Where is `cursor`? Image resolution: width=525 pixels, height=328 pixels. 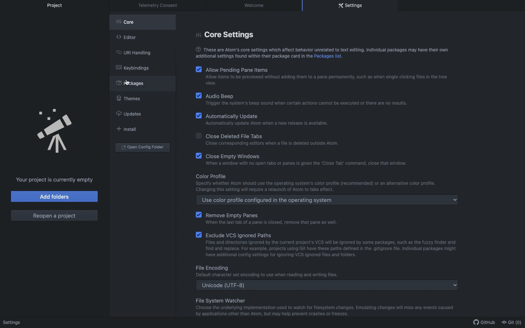
cursor is located at coordinates (127, 82).